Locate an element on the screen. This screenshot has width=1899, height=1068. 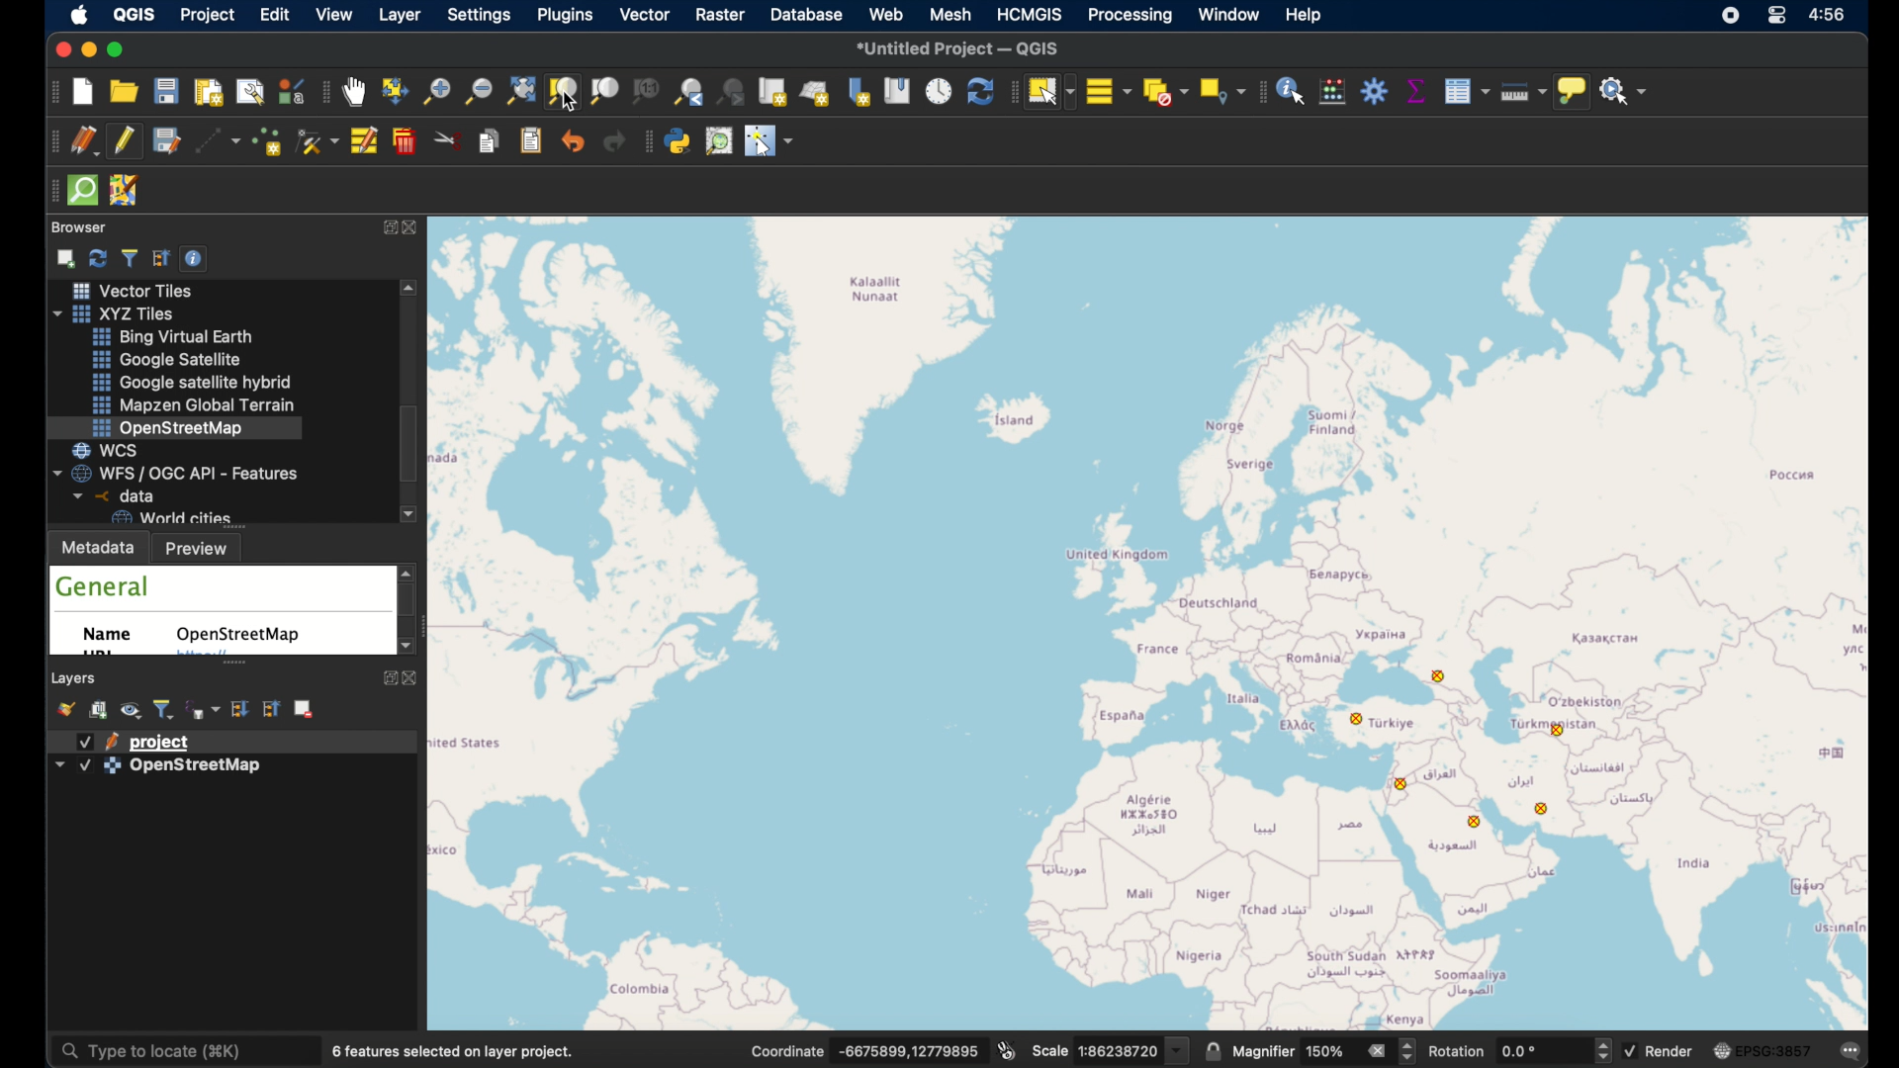
QGIS is located at coordinates (139, 13).